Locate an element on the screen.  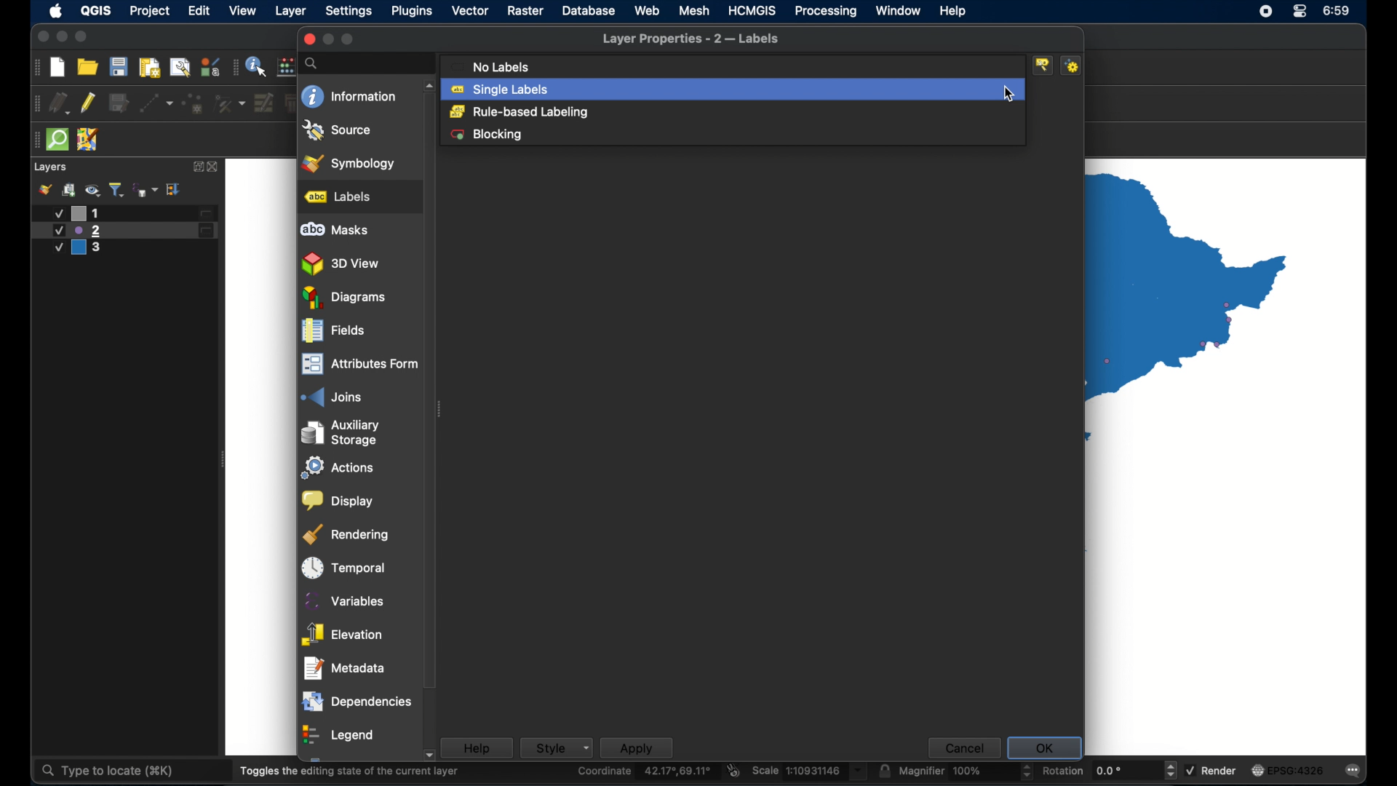
type to locate is located at coordinates (106, 771).